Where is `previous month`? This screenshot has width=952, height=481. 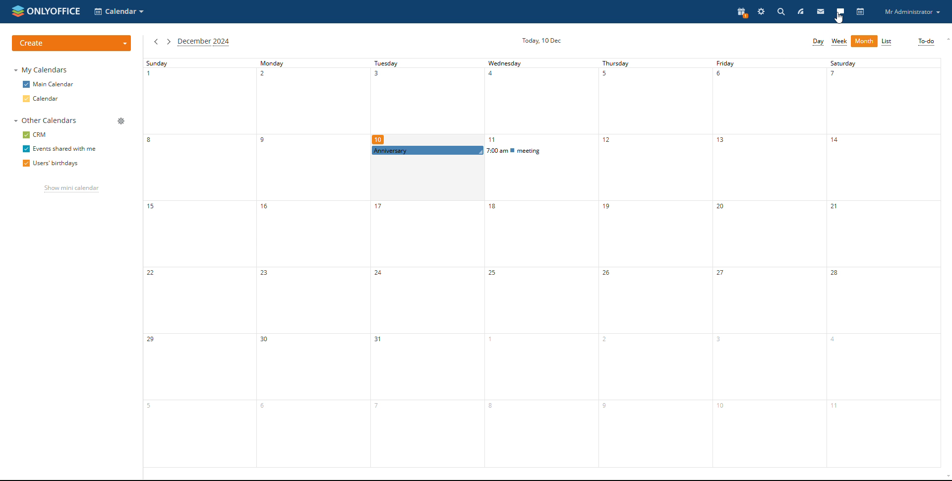
previous month is located at coordinates (156, 42).